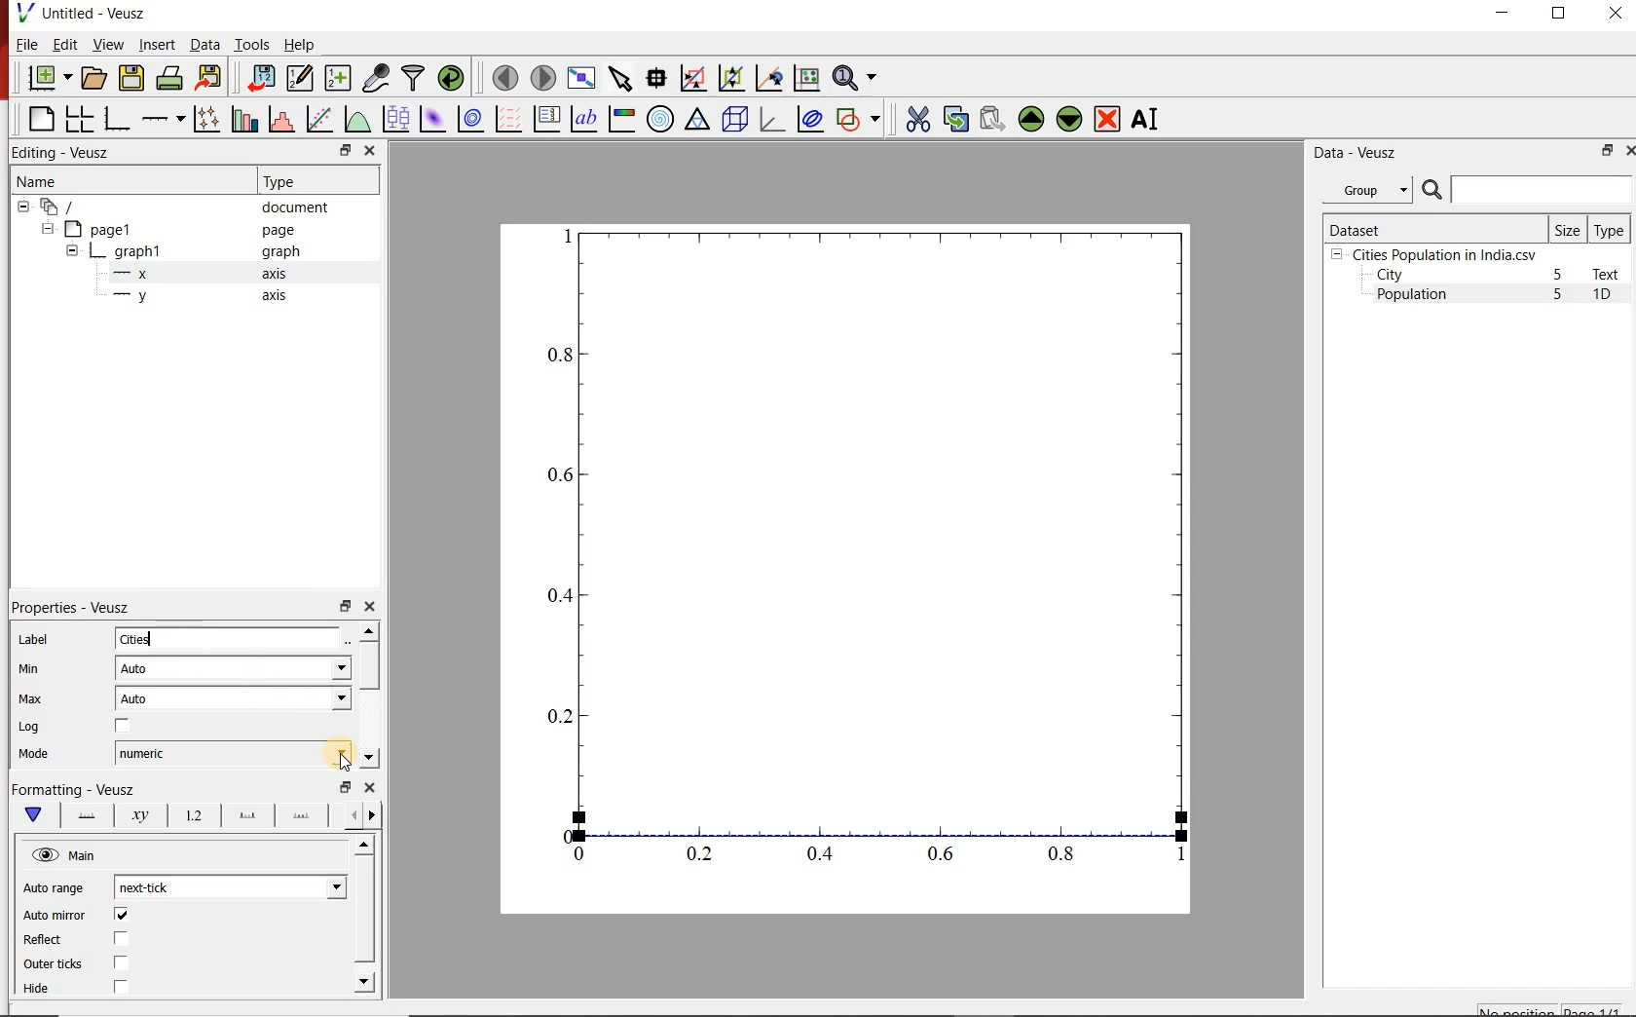  I want to click on remove the selected widgets, so click(1109, 119).